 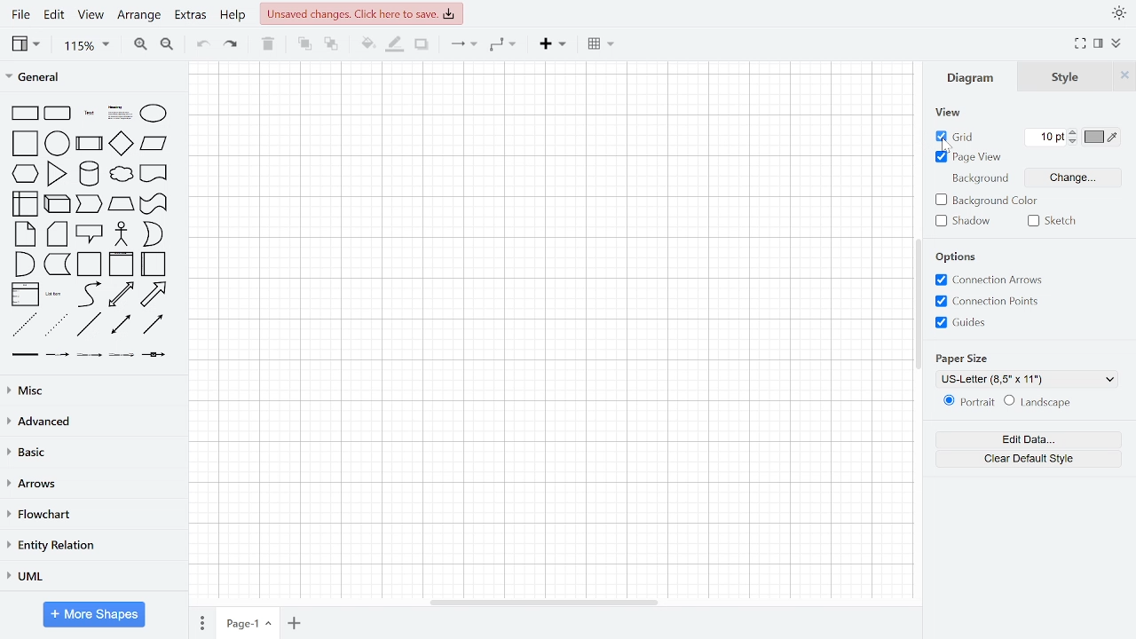 What do you see at coordinates (958, 256) in the screenshot?
I see `options` at bounding box center [958, 256].